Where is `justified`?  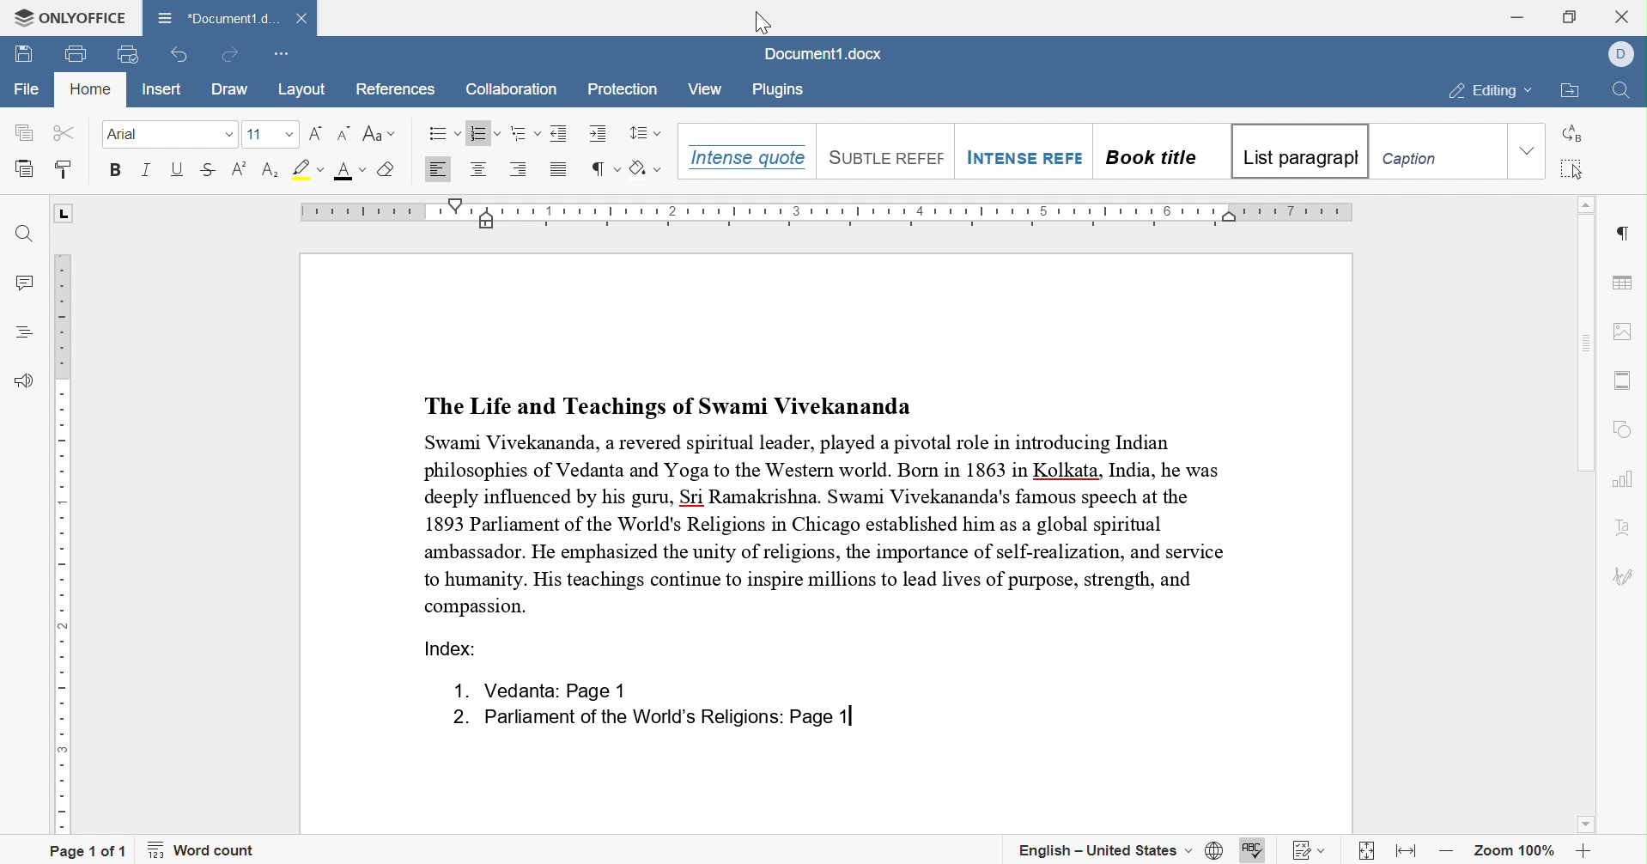
justified is located at coordinates (559, 173).